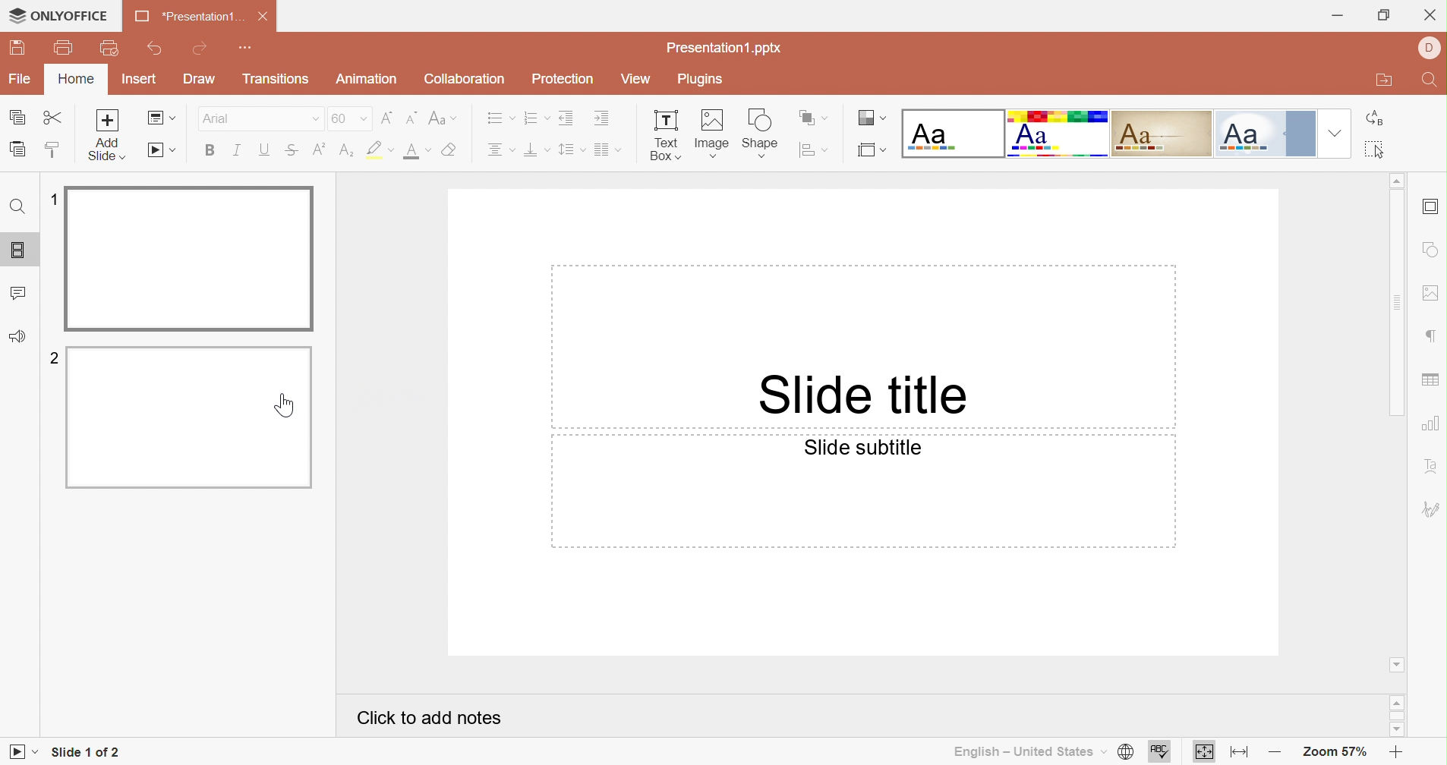 Image resolution: width=1447 pixels, height=765 pixels. Describe the element at coordinates (22, 294) in the screenshot. I see `Comments` at that location.